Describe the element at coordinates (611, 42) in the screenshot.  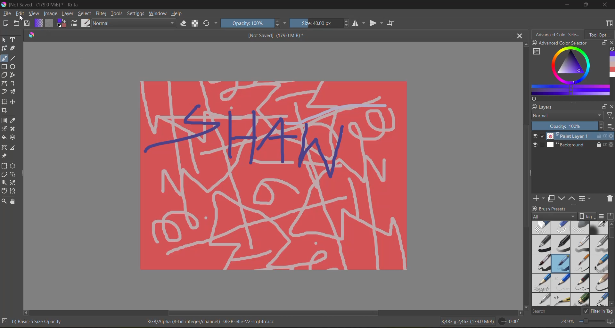
I see `close docker` at that location.